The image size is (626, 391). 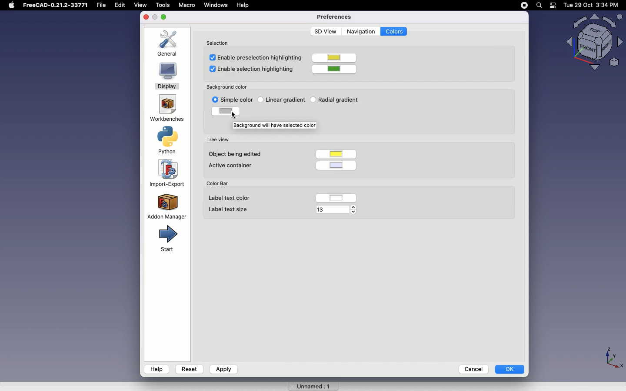 What do you see at coordinates (331, 209) in the screenshot?
I see `13` at bounding box center [331, 209].